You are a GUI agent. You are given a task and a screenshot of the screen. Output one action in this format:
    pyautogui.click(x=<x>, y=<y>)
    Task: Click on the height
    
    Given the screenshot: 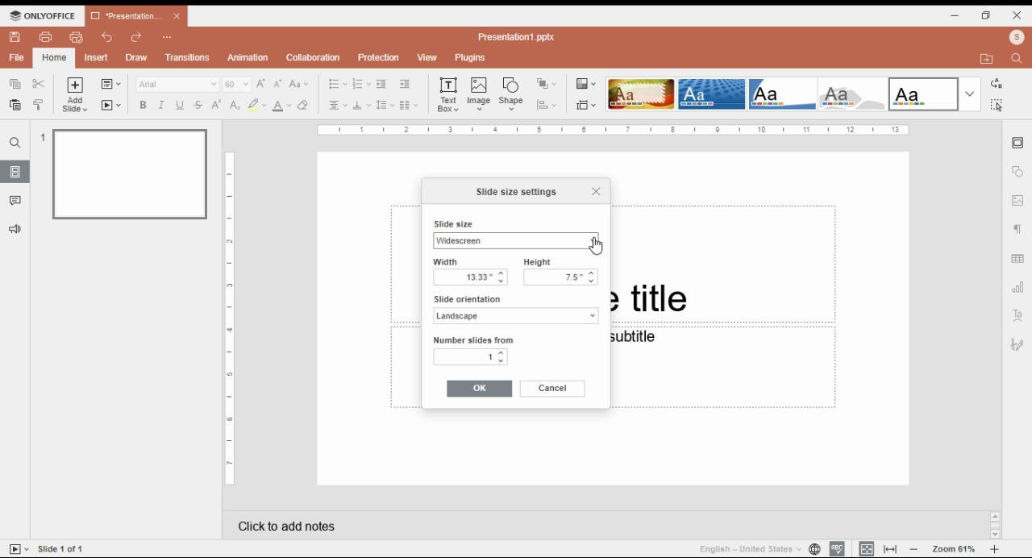 What is the action you would take?
    pyautogui.click(x=560, y=261)
    